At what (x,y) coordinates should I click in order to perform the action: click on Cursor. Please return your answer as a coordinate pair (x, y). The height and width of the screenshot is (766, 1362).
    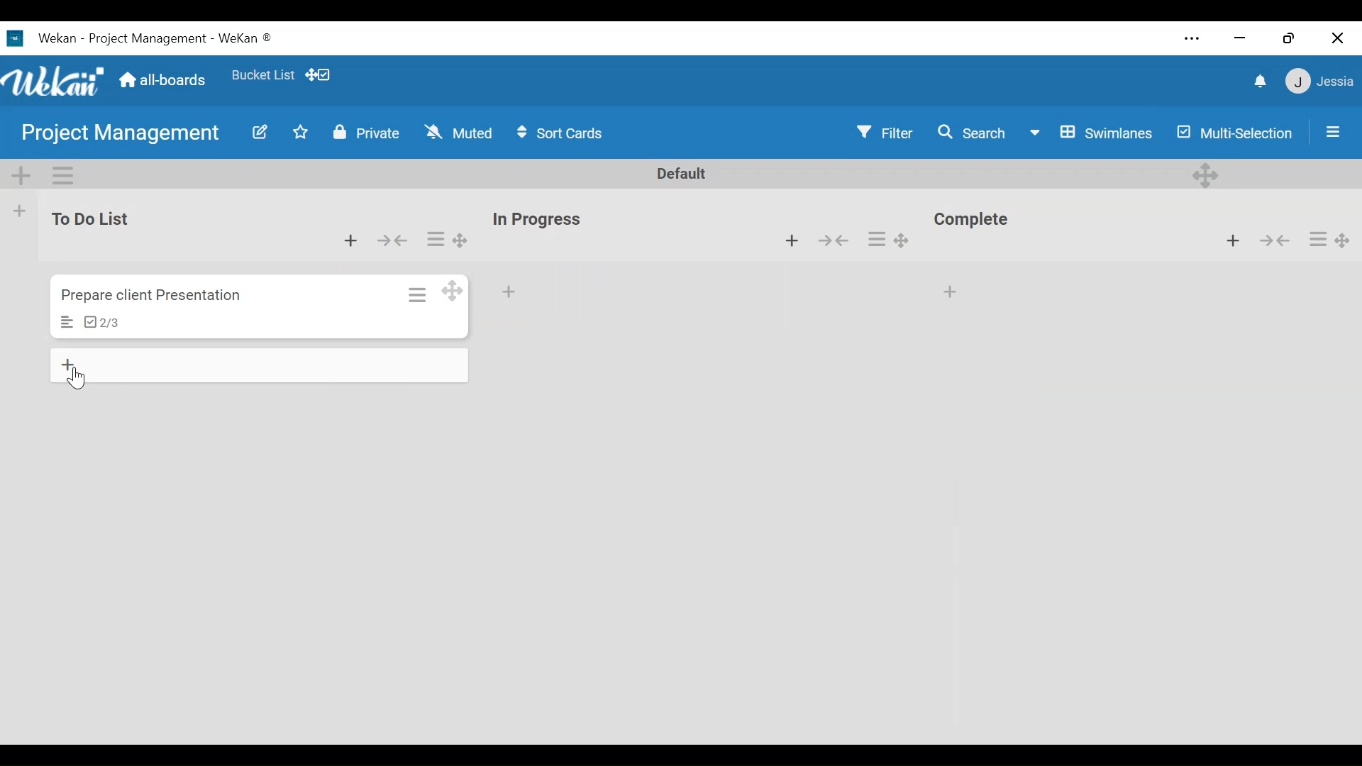
    Looking at the image, I should click on (80, 379).